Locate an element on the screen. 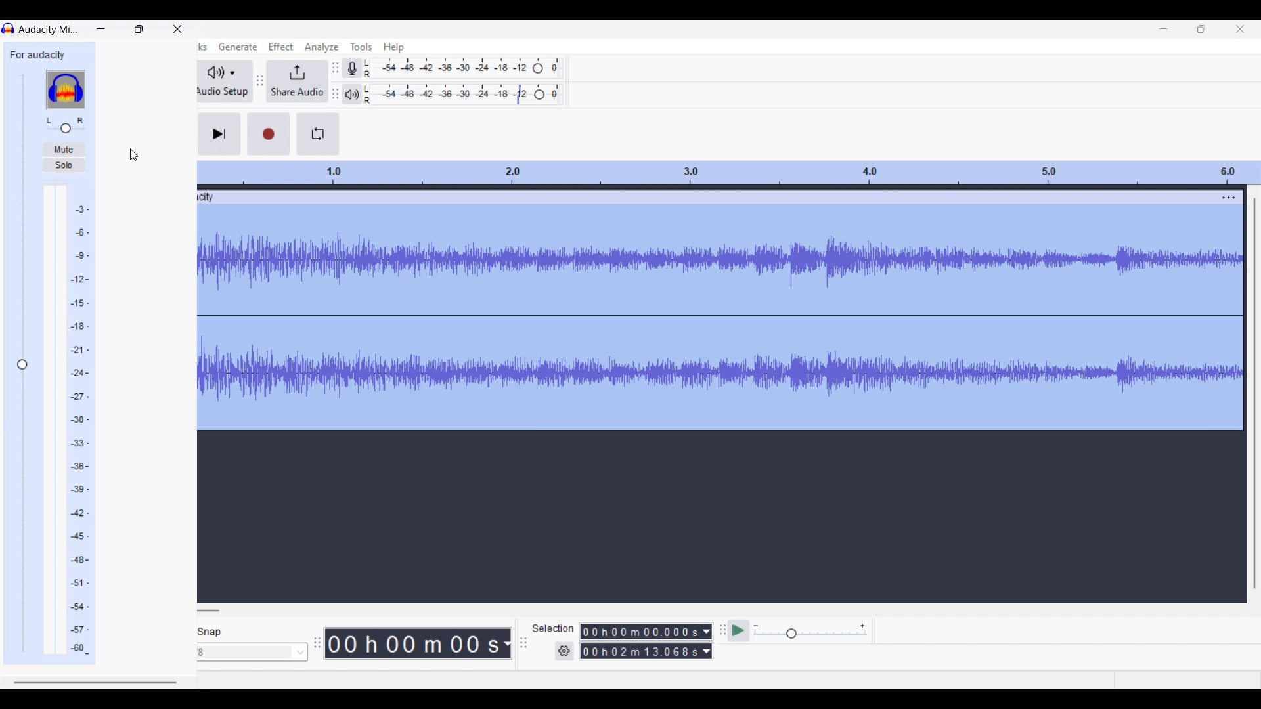 The width and height of the screenshot is (1261, 709). Tracks menu is located at coordinates (202, 47).